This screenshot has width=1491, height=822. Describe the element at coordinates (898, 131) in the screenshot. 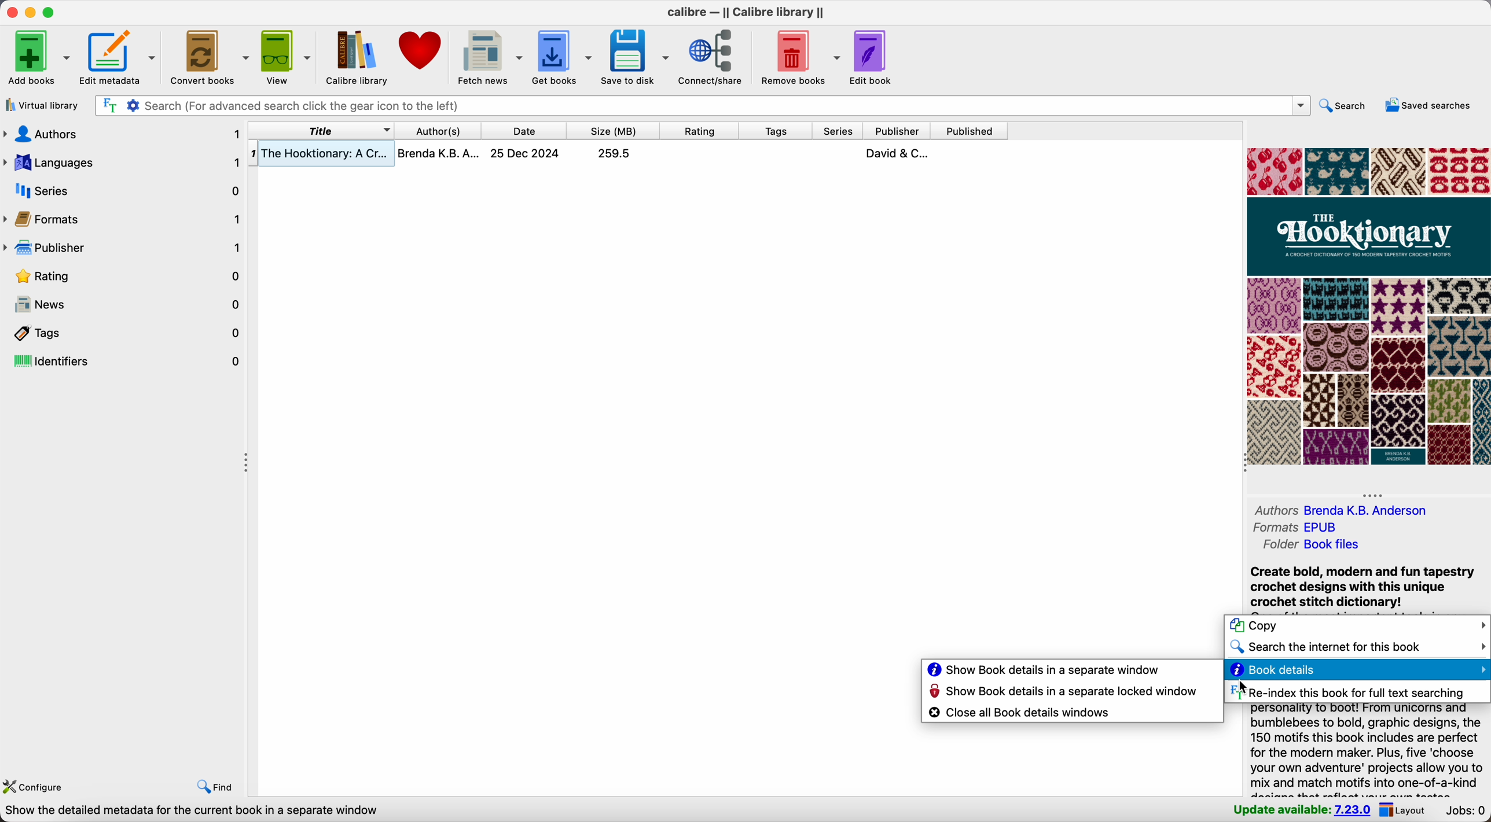

I see `publisher` at that location.